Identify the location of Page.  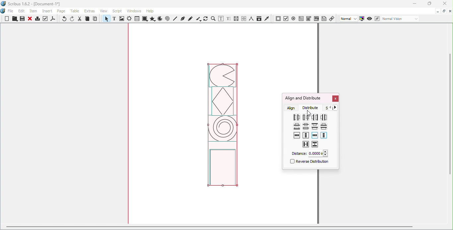
(62, 12).